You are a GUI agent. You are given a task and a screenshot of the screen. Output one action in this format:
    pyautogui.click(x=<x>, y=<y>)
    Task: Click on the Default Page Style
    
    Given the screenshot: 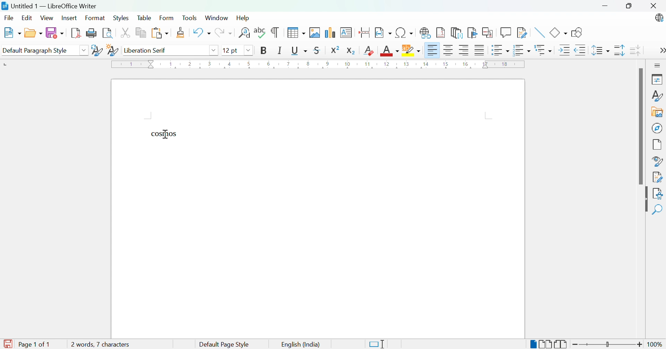 What is the action you would take?
    pyautogui.click(x=226, y=344)
    